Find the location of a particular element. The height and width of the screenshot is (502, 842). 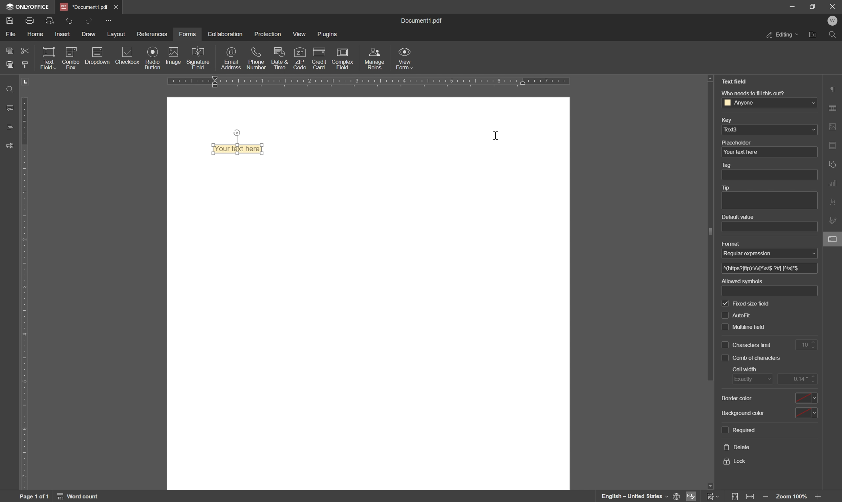

who needs to fill this out? is located at coordinates (752, 92).